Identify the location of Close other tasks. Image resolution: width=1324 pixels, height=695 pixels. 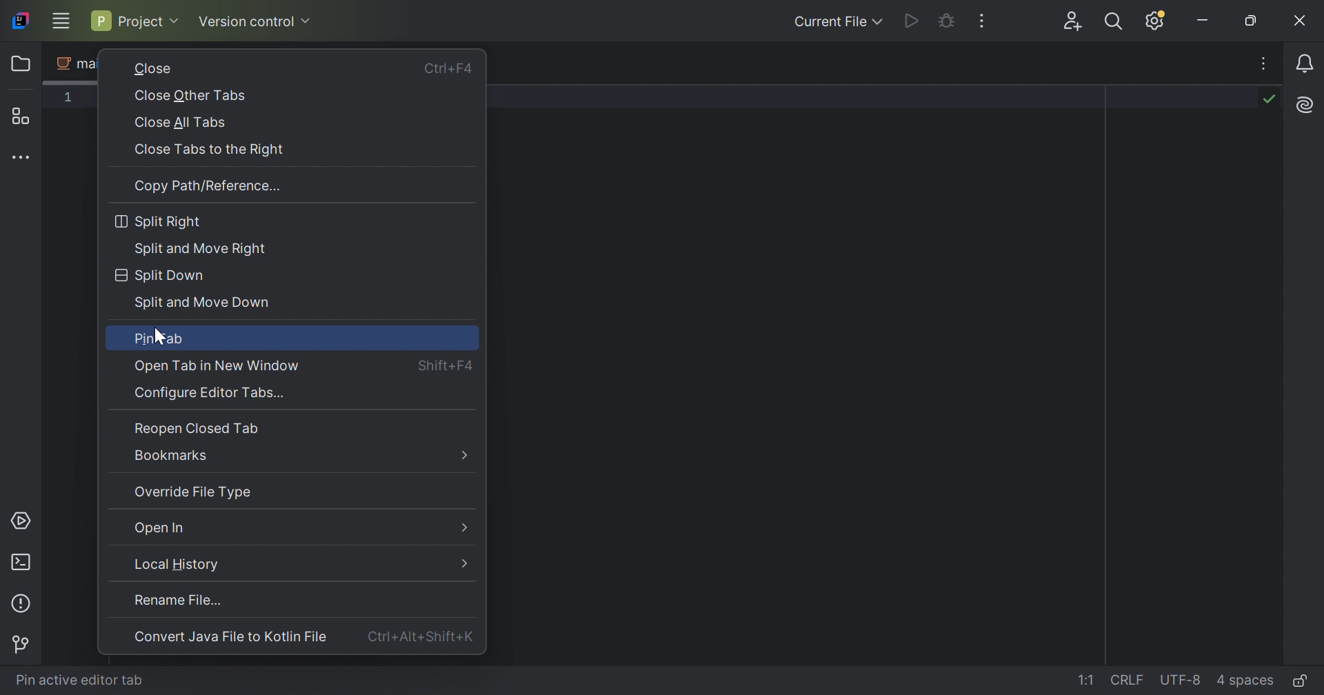
(190, 96).